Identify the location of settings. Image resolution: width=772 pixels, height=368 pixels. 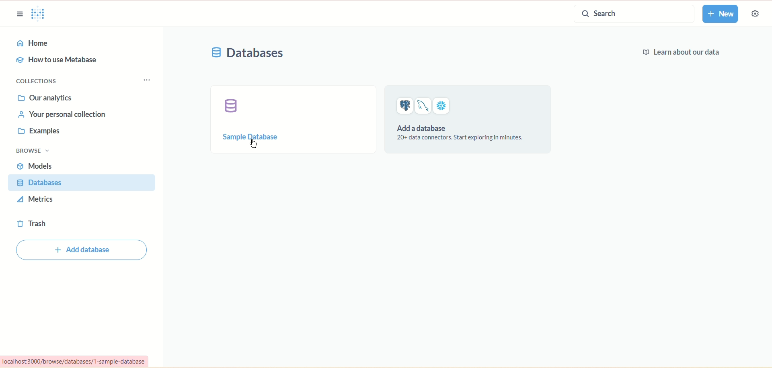
(759, 15).